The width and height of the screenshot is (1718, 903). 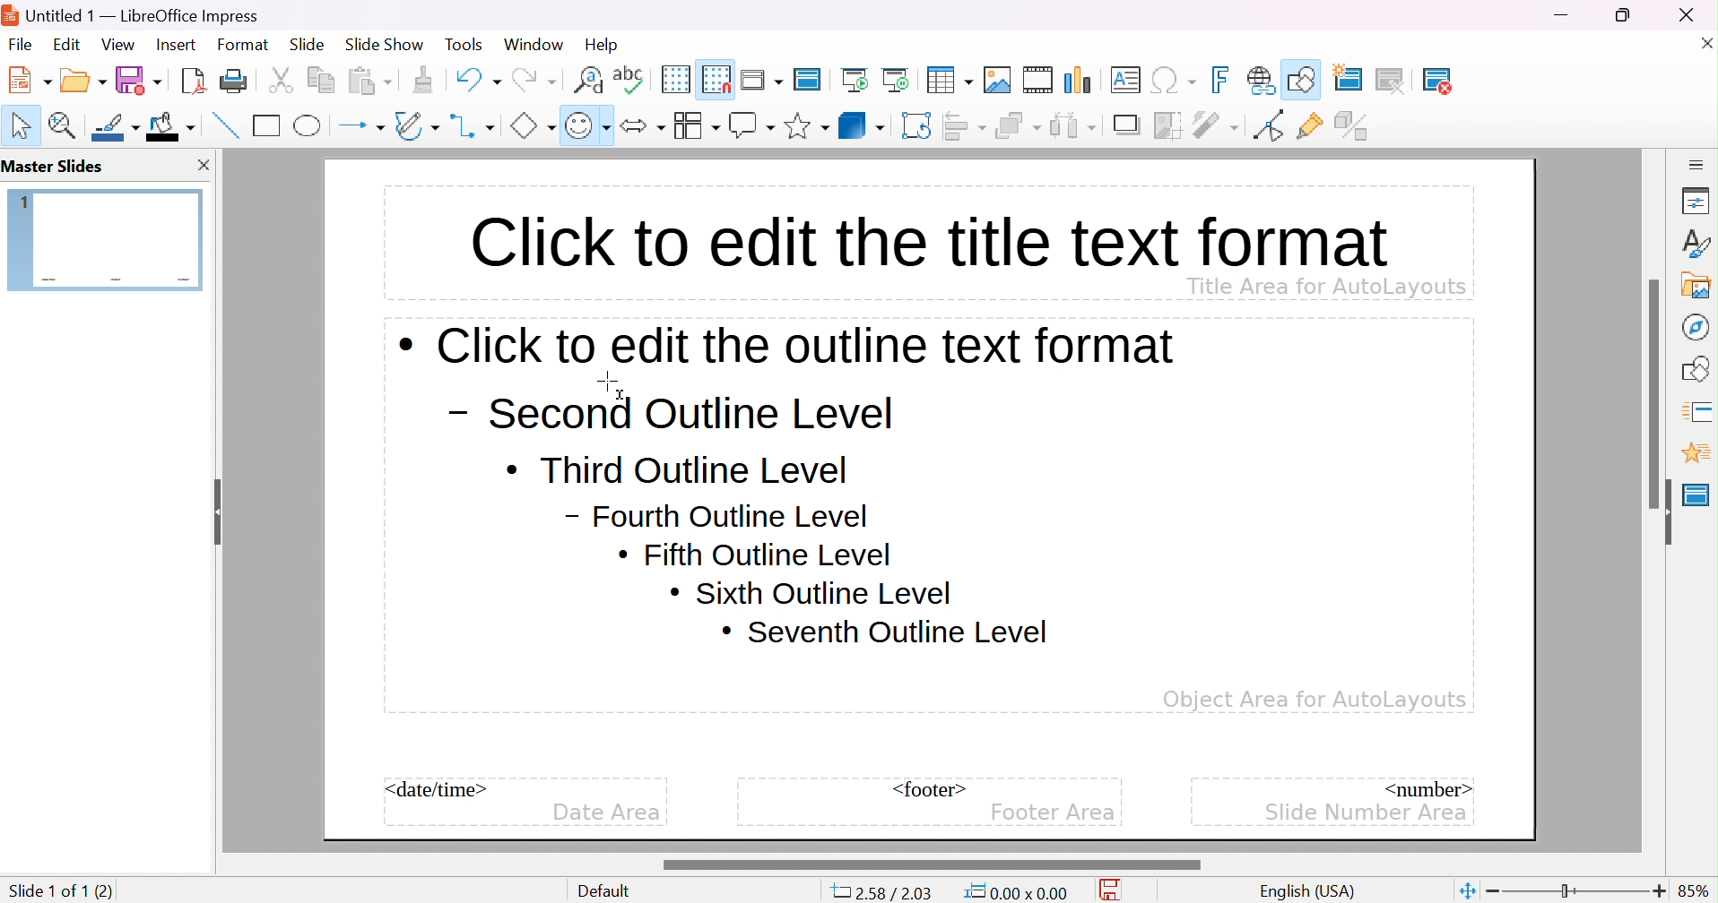 What do you see at coordinates (1662, 512) in the screenshot?
I see `hide` at bounding box center [1662, 512].